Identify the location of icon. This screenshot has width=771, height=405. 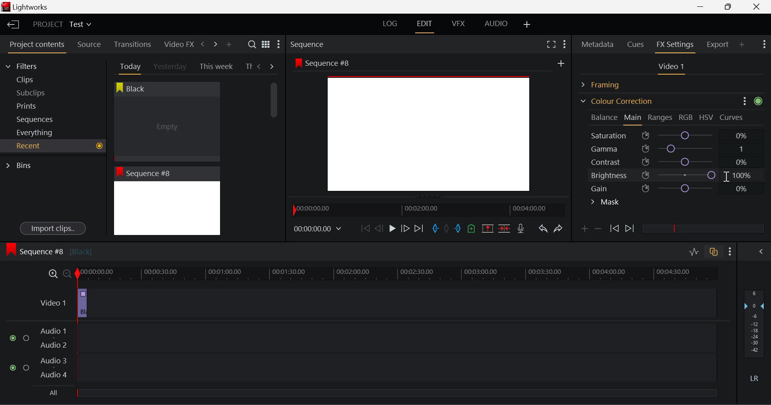
(759, 101).